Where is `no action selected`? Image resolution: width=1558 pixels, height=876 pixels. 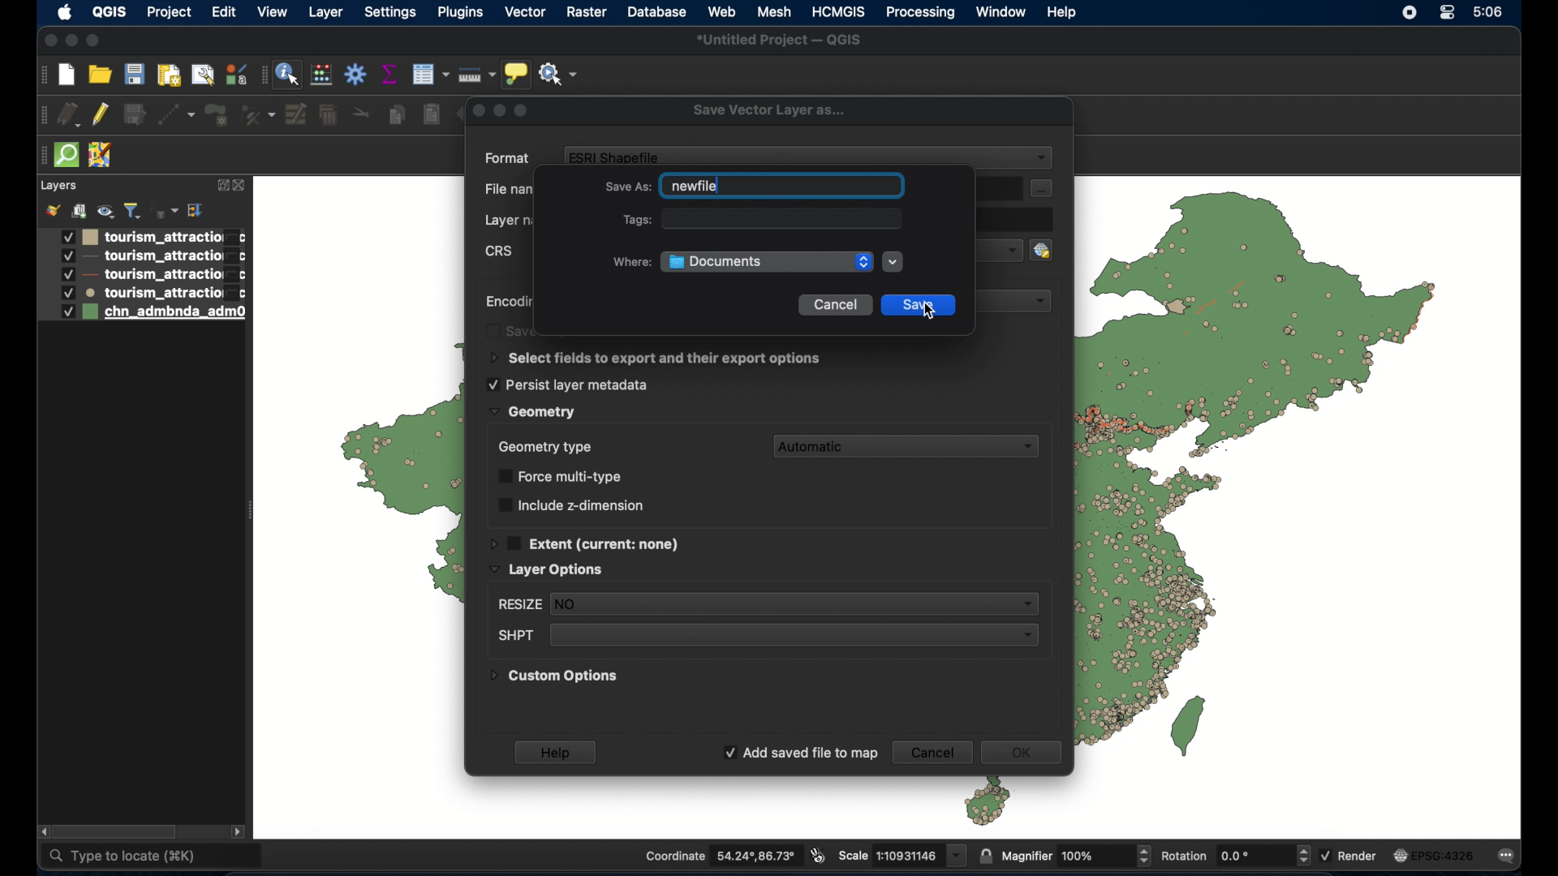
no action selected is located at coordinates (559, 72).